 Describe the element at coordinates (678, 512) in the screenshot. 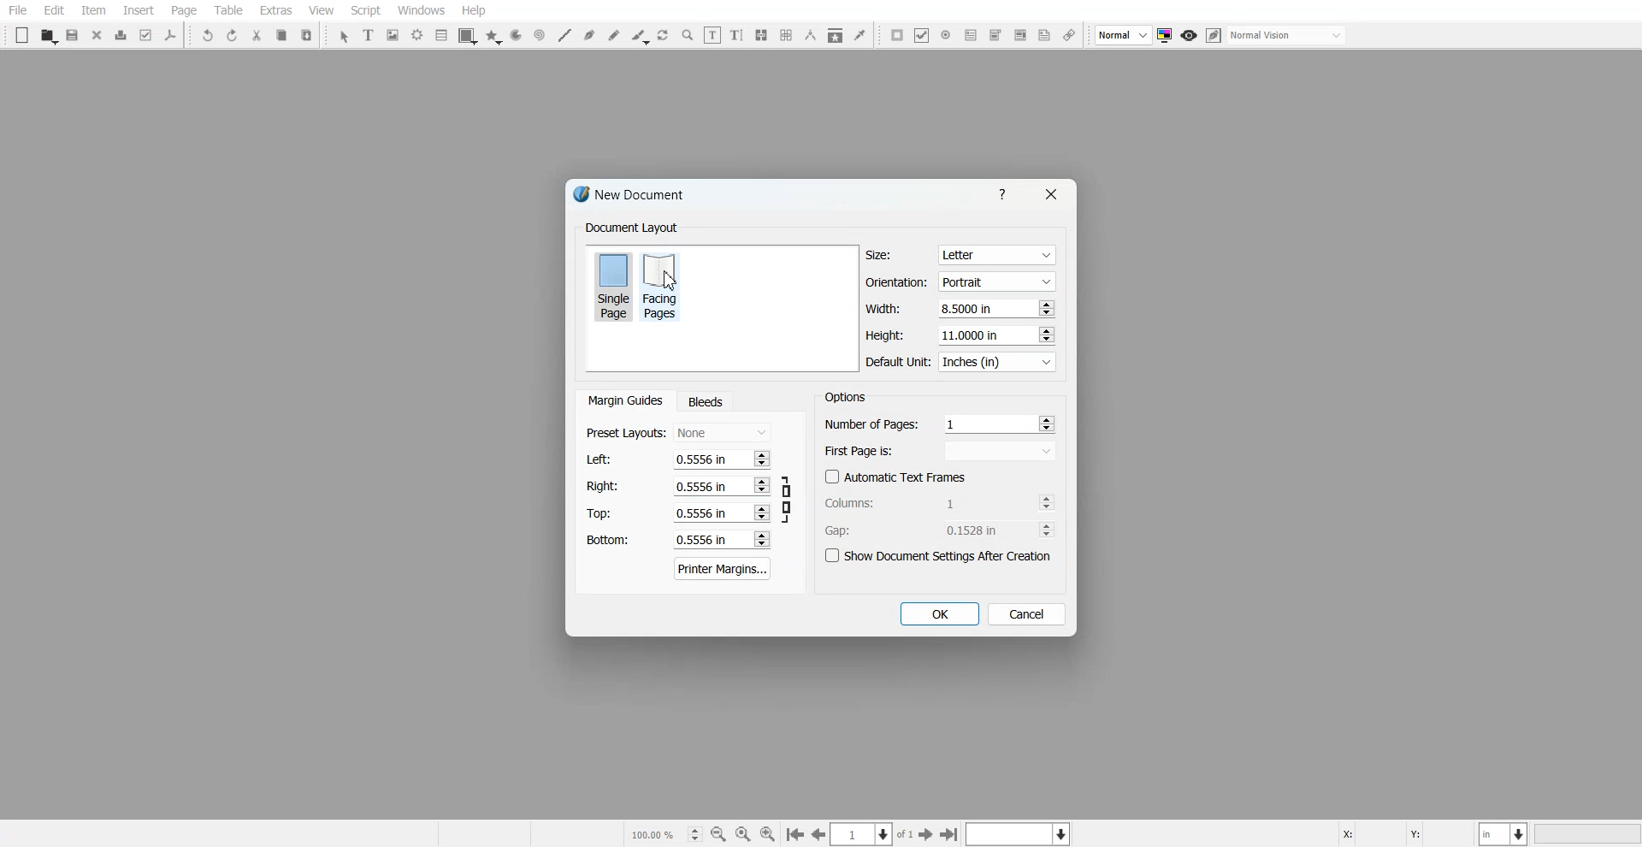

I see `Top margin adjuster` at that location.